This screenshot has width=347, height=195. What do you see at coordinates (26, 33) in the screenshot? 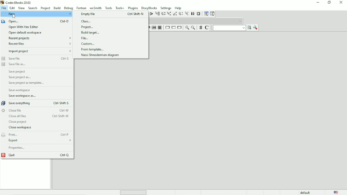
I see `Open default workspace` at bounding box center [26, 33].